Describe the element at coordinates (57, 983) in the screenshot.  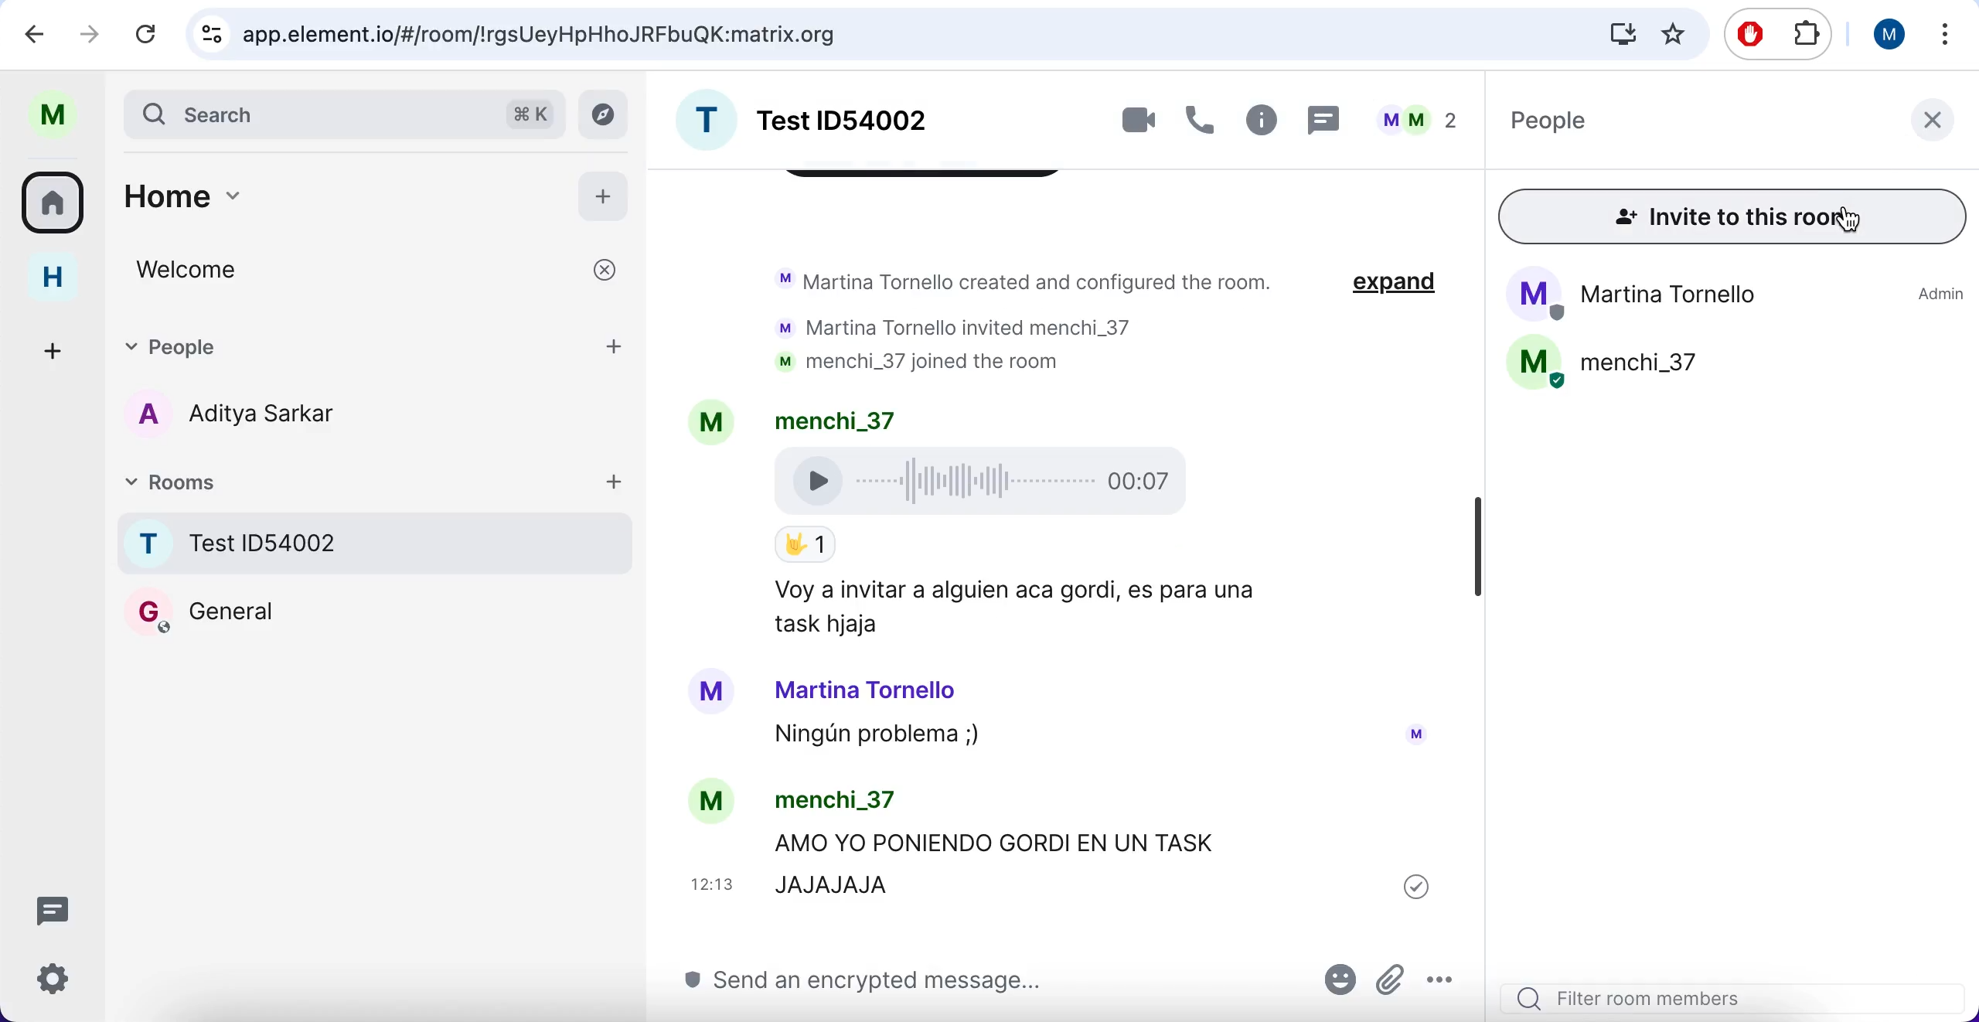
I see `configuration` at that location.